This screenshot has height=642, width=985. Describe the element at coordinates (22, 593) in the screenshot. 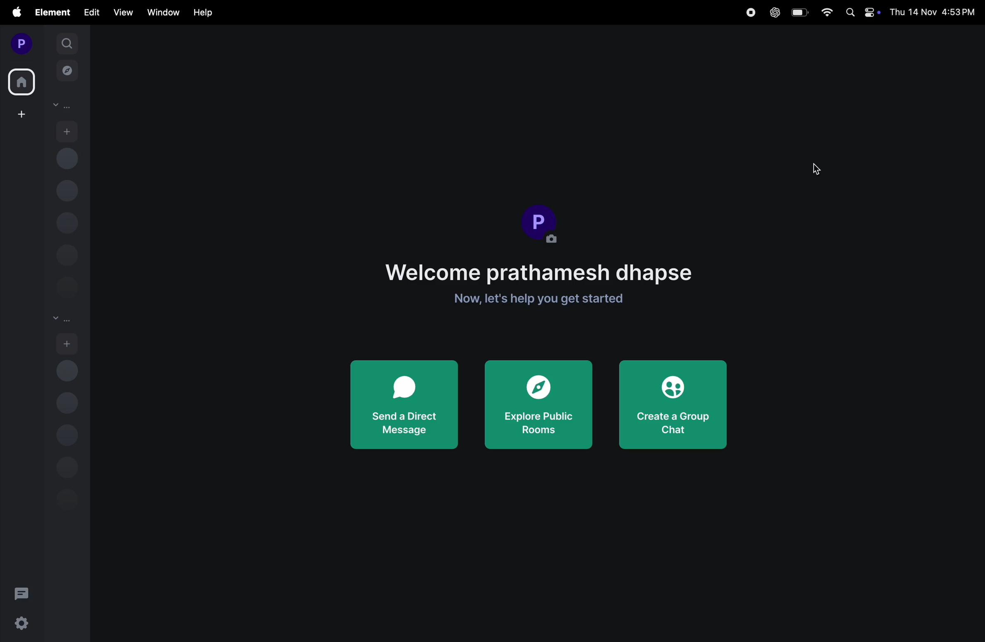

I see `threads` at that location.